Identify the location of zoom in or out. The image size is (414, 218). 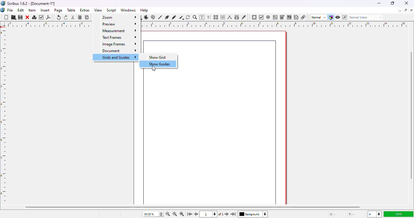
(195, 17).